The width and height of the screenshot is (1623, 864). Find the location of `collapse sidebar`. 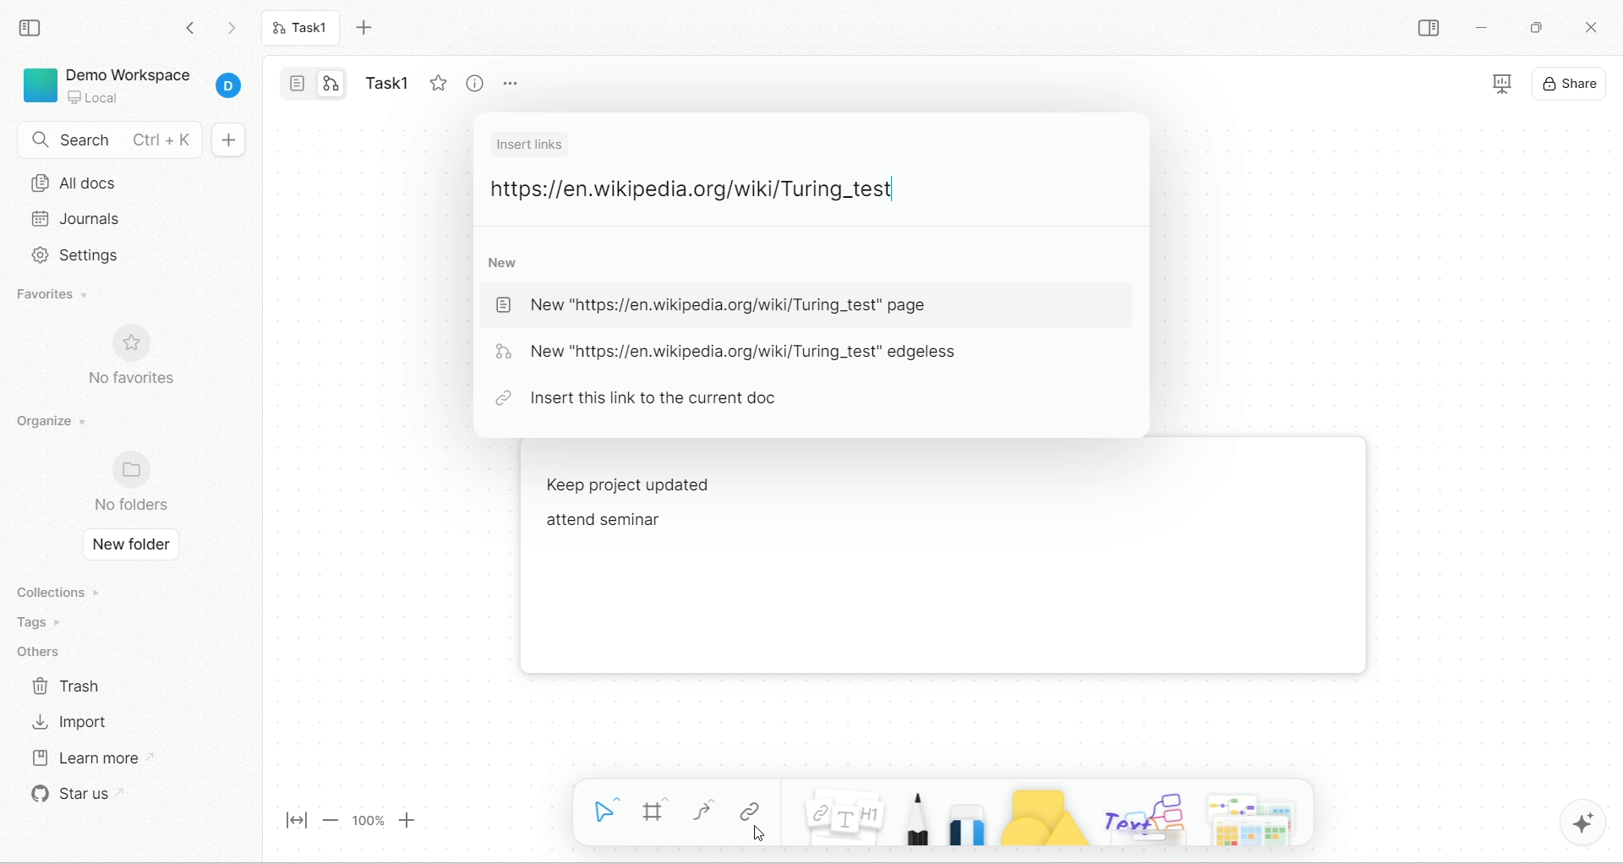

collapse sidebar is located at coordinates (1427, 28).